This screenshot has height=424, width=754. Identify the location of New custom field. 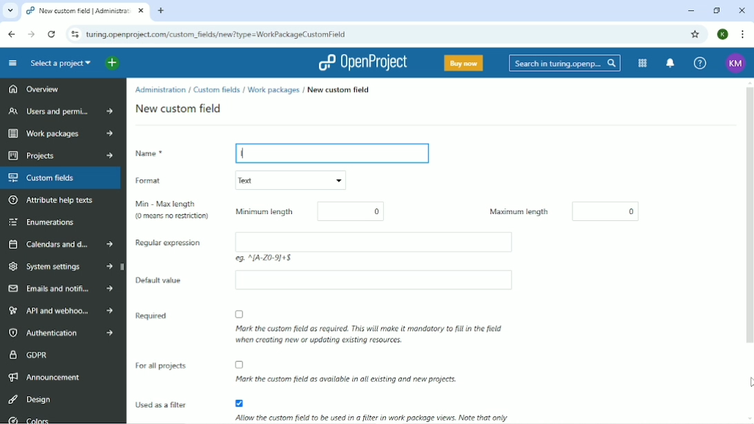
(339, 89).